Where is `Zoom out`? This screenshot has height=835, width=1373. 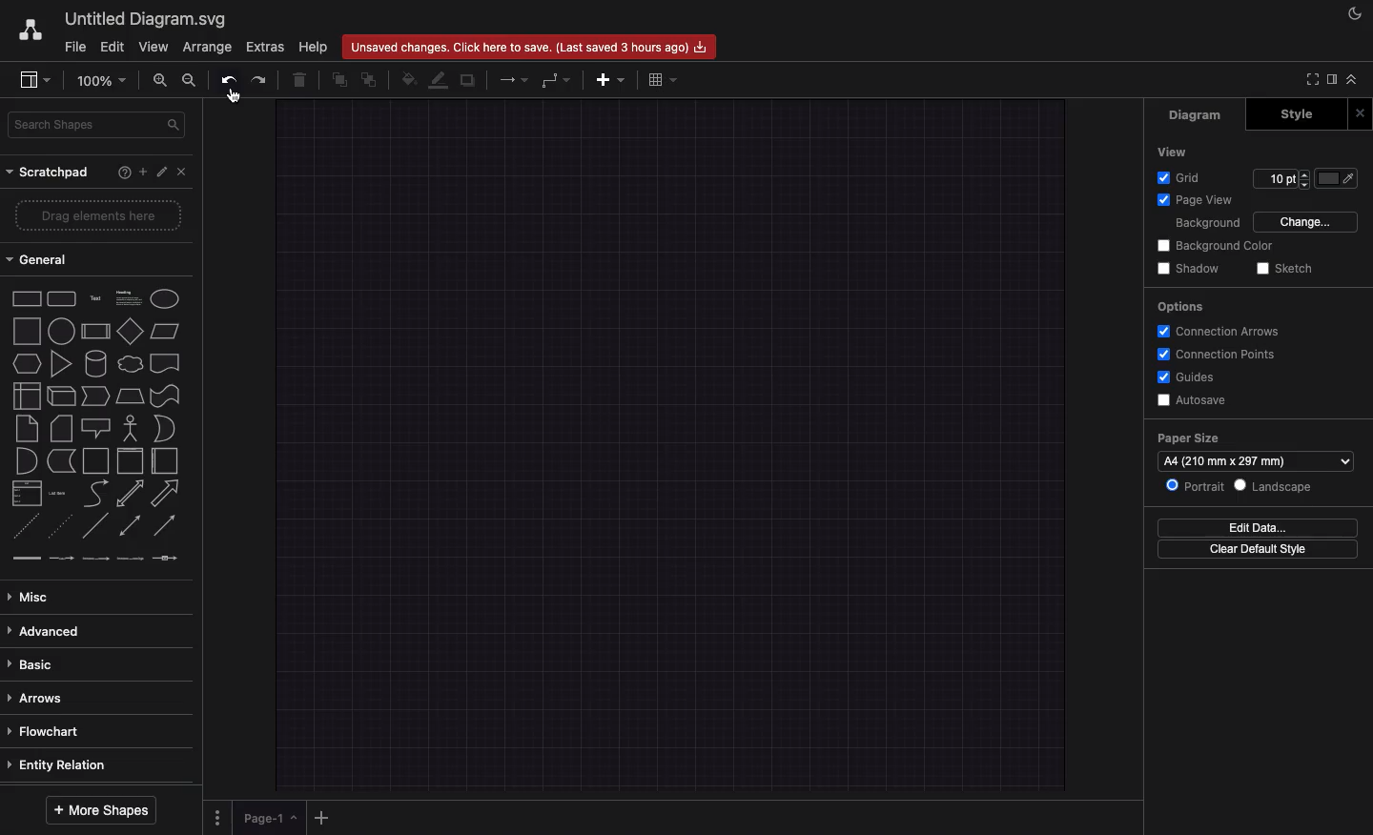
Zoom out is located at coordinates (191, 81).